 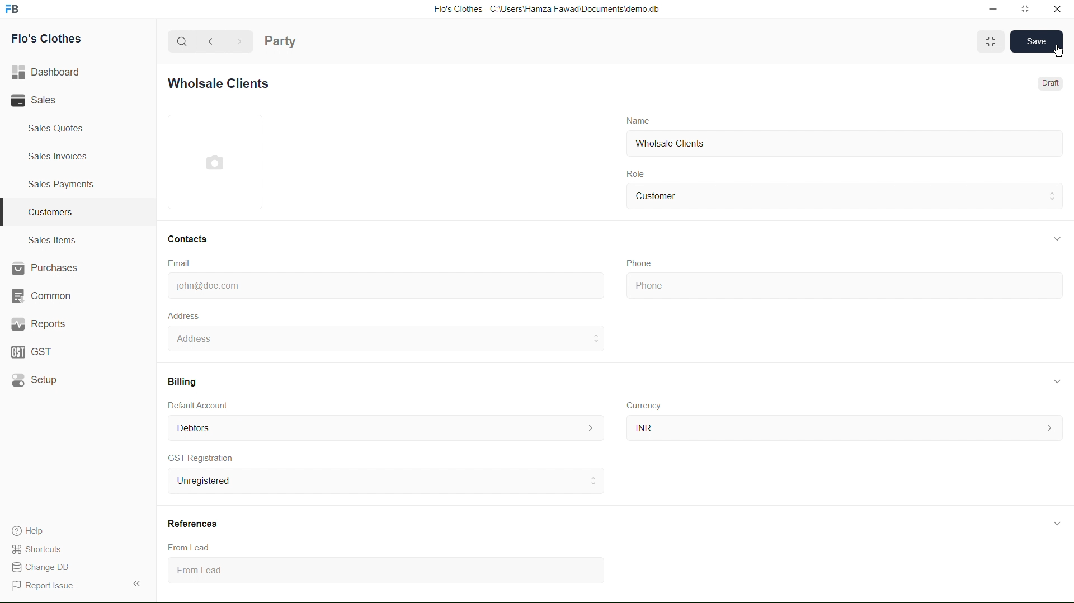 What do you see at coordinates (640, 119) in the screenshot?
I see `Name` at bounding box center [640, 119].